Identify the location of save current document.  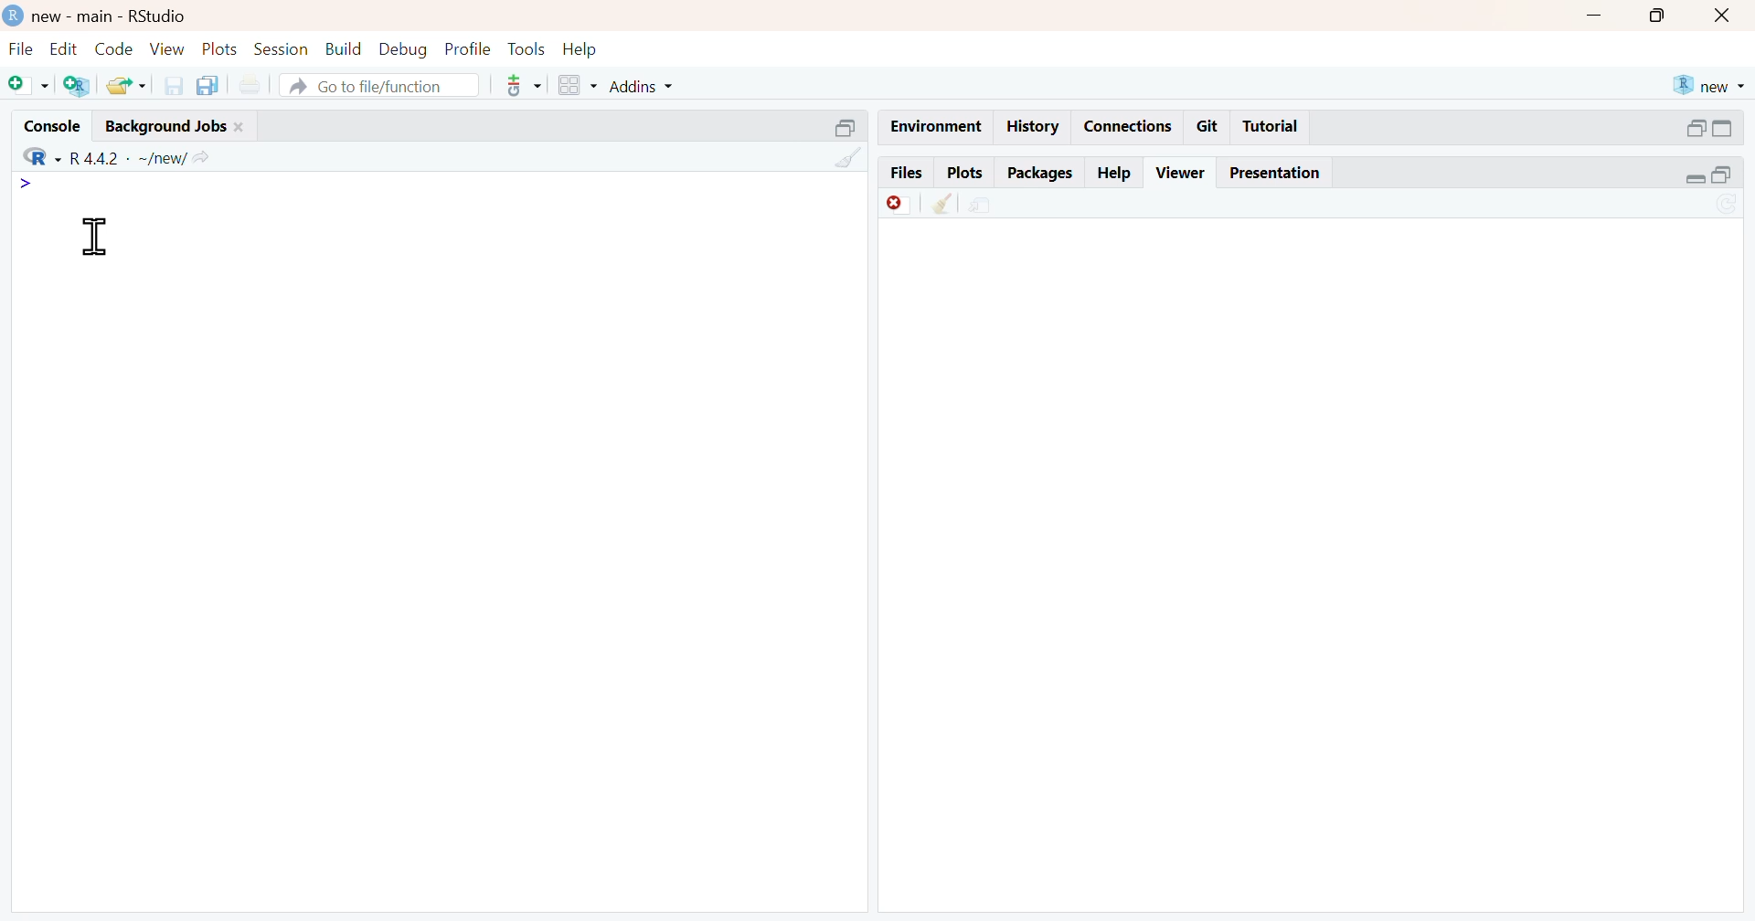
(176, 87).